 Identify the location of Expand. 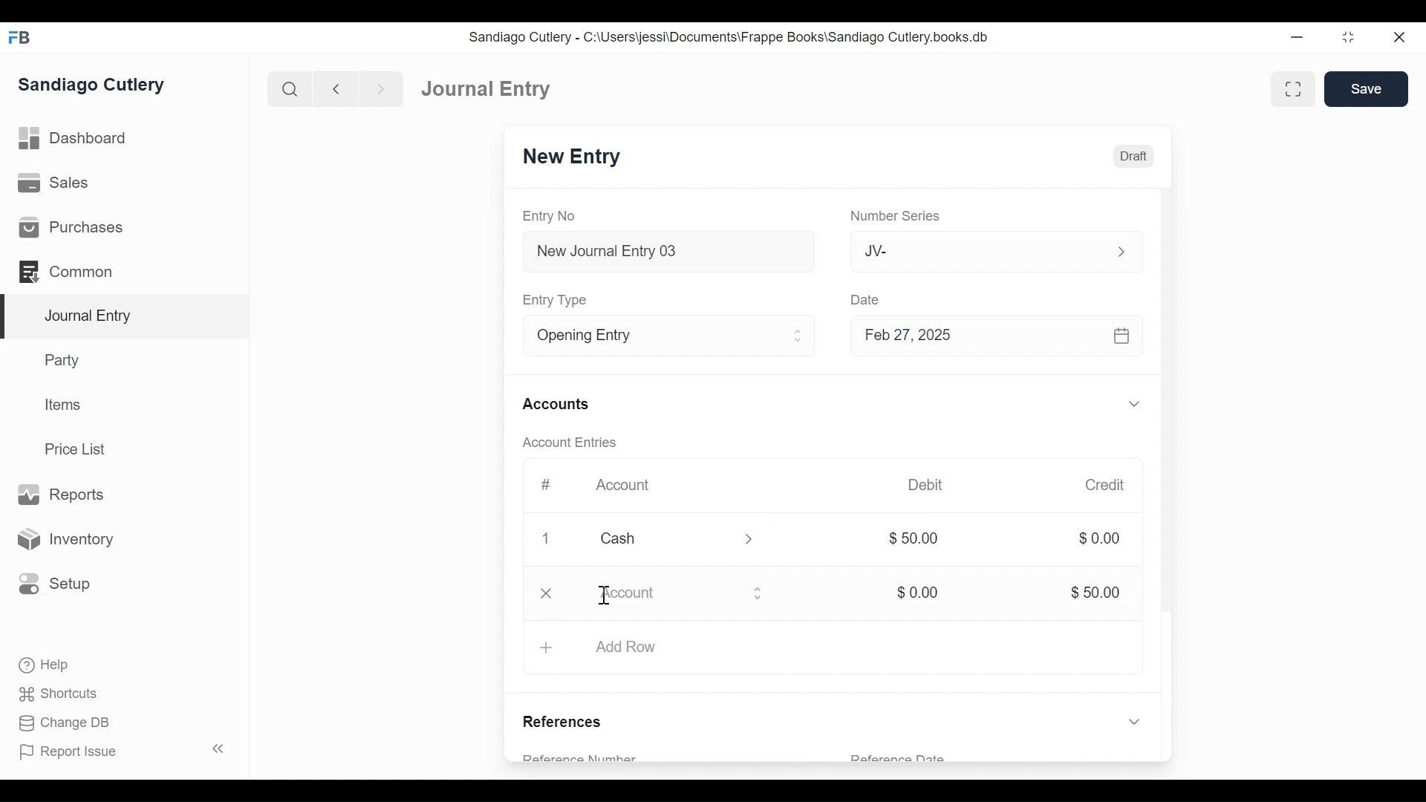
(756, 593).